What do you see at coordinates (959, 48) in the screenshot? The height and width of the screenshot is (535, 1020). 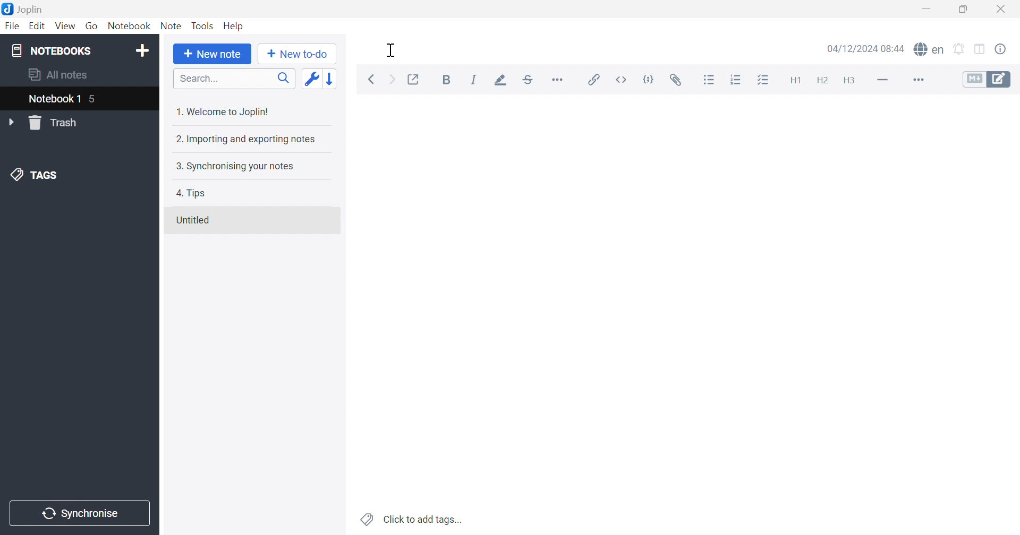 I see `Set alarm` at bounding box center [959, 48].